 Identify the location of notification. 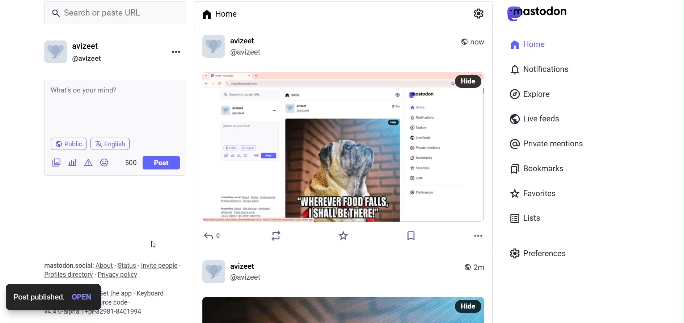
(540, 70).